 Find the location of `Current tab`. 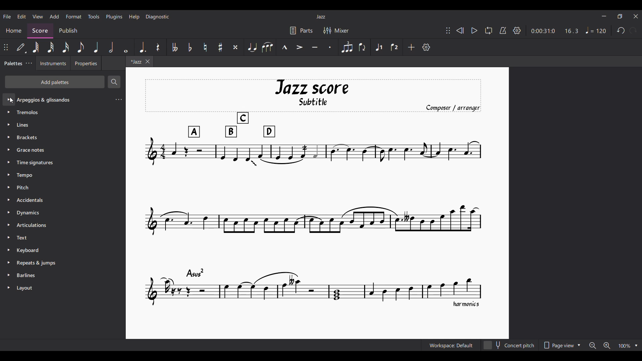

Current tab is located at coordinates (133, 63).